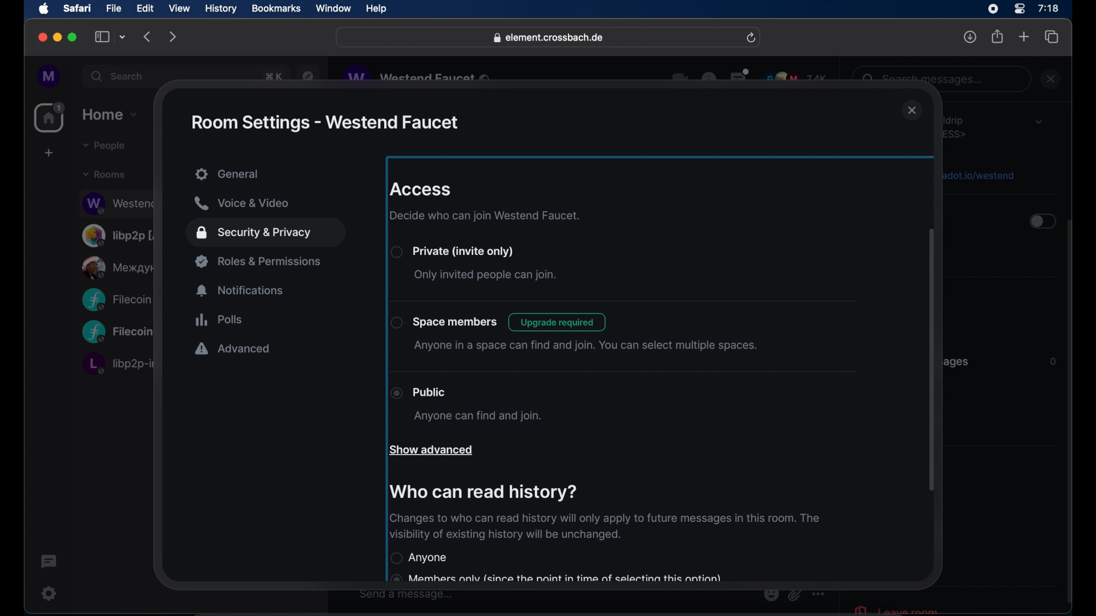 The image size is (1096, 616). Describe the element at coordinates (41, 38) in the screenshot. I see `close` at that location.